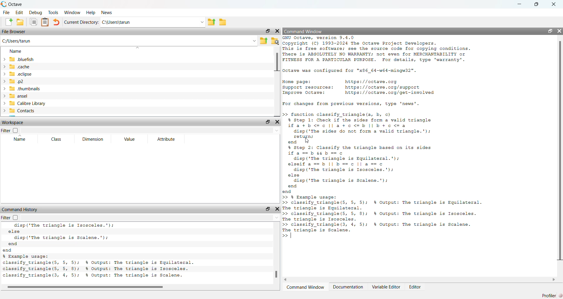  Describe the element at coordinates (21, 209) in the screenshot. I see `command history` at that location.